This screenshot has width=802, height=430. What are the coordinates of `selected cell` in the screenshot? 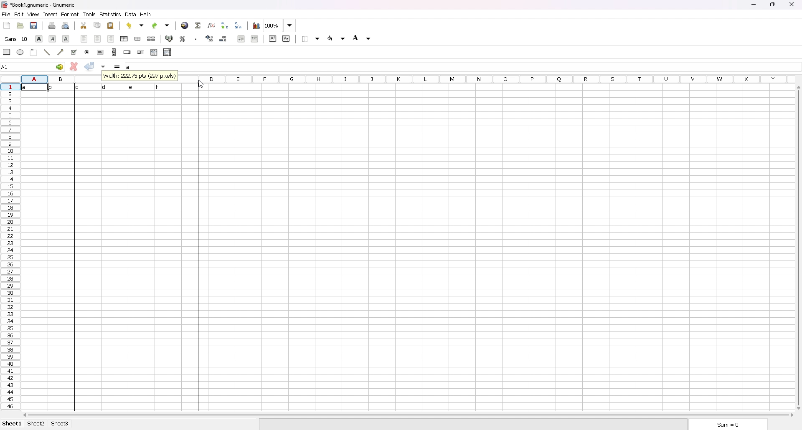 It's located at (33, 66).